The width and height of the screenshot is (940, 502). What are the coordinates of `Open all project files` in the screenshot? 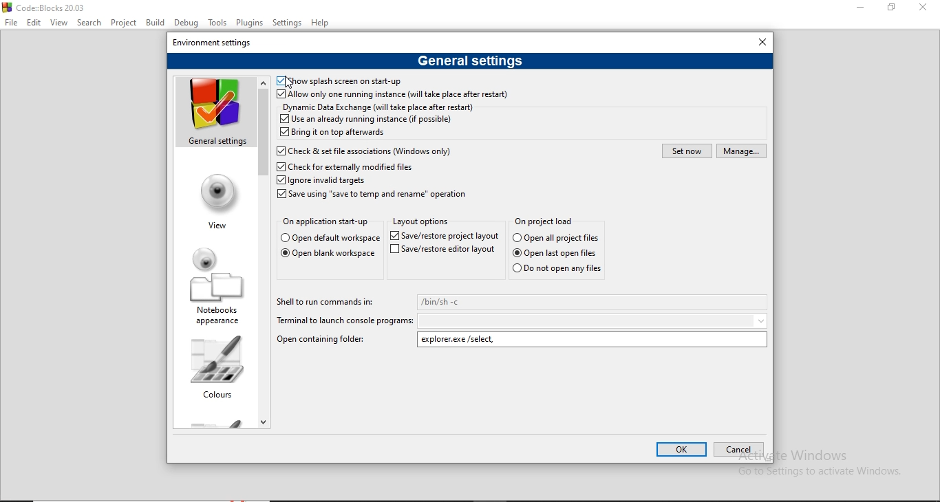 It's located at (548, 220).